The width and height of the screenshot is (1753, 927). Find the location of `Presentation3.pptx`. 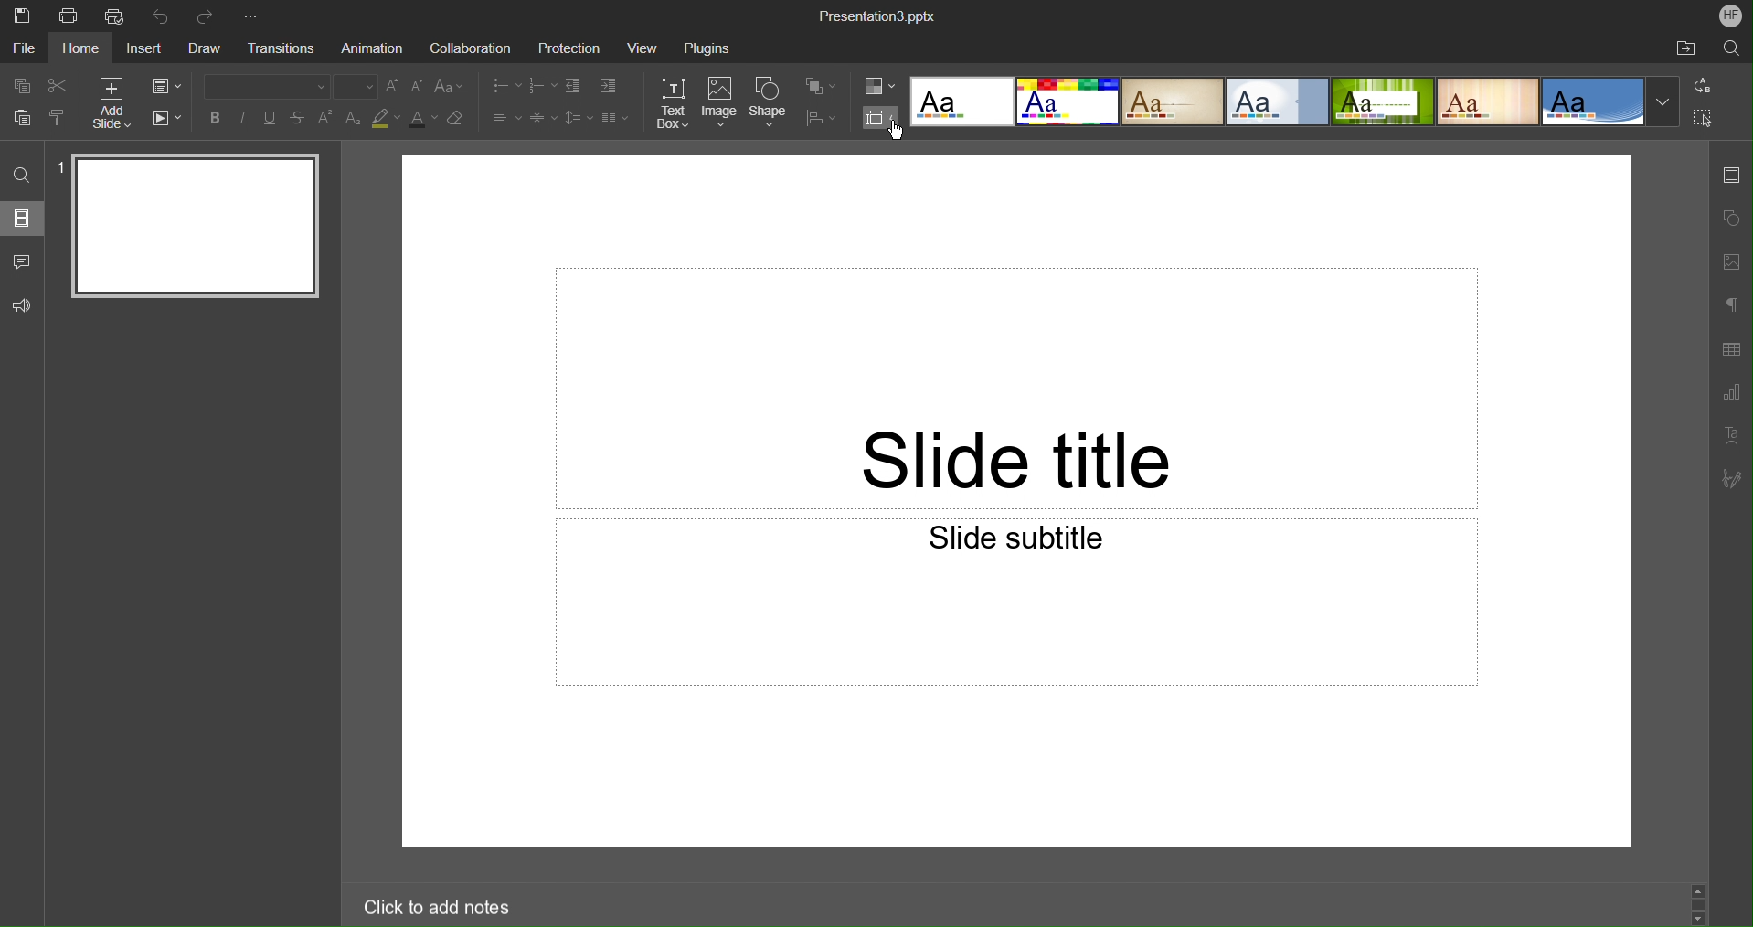

Presentation3.pptx is located at coordinates (879, 16).